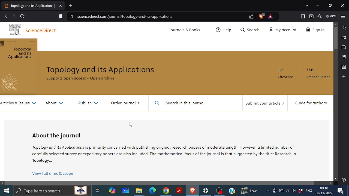 The width and height of the screenshot is (349, 196). What do you see at coordinates (307, 6) in the screenshot?
I see `Search tabs` at bounding box center [307, 6].